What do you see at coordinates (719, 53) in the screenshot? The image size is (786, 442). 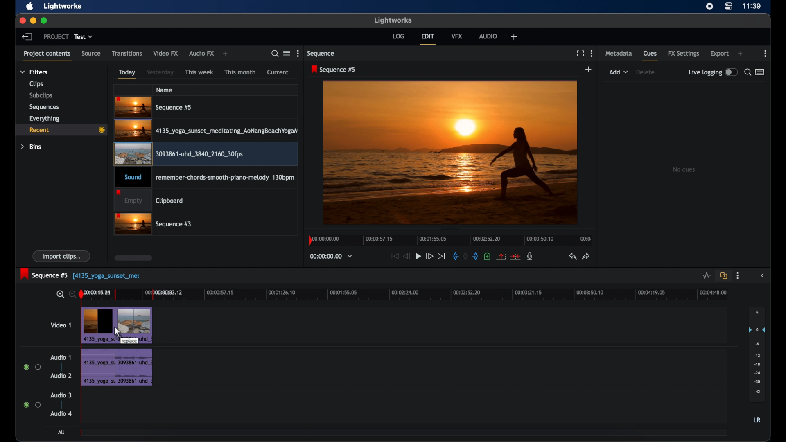 I see `export` at bounding box center [719, 53].